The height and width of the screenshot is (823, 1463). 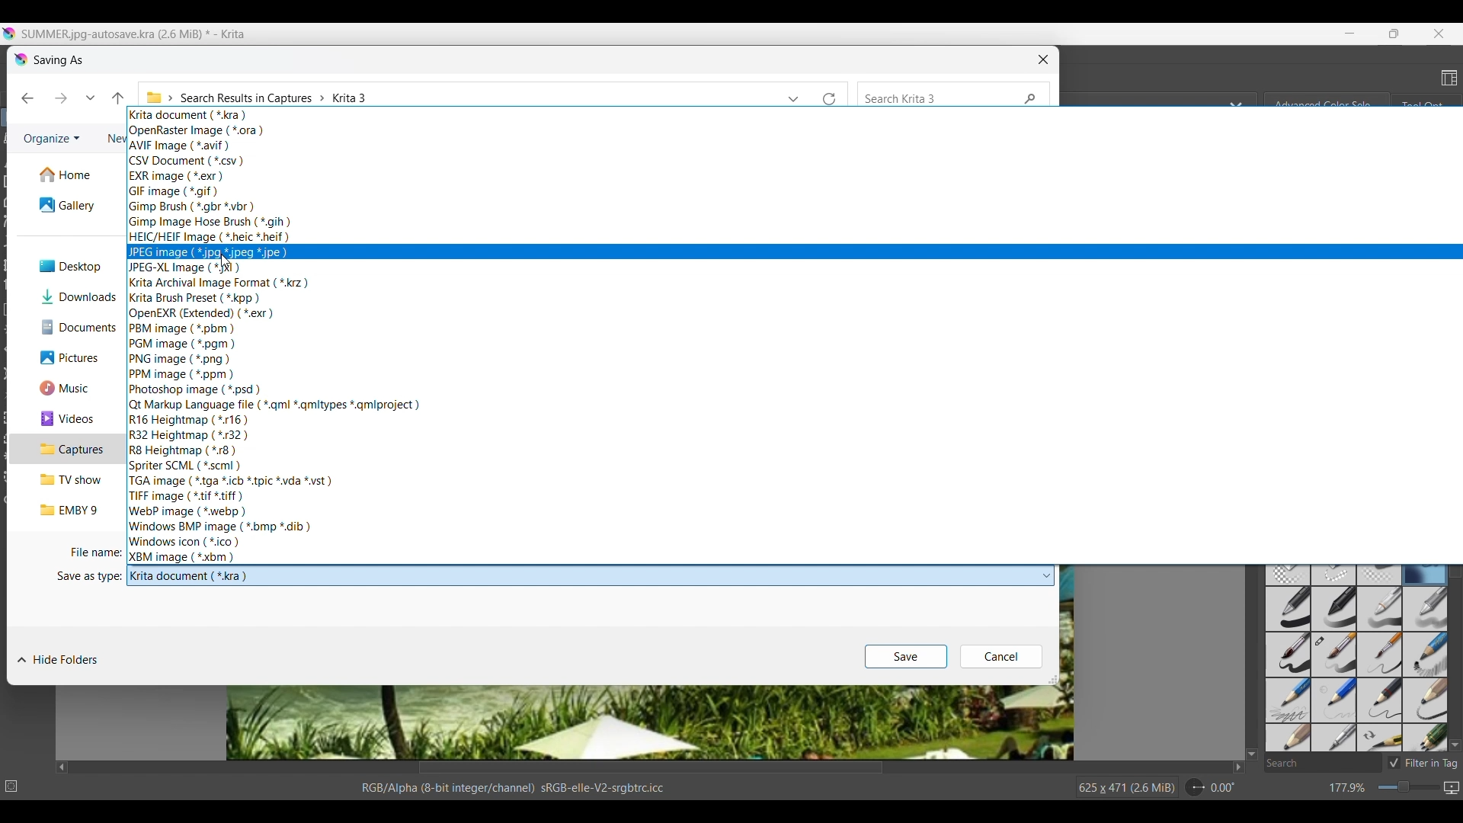 I want to click on Slider to change zoom, so click(x=1408, y=787).